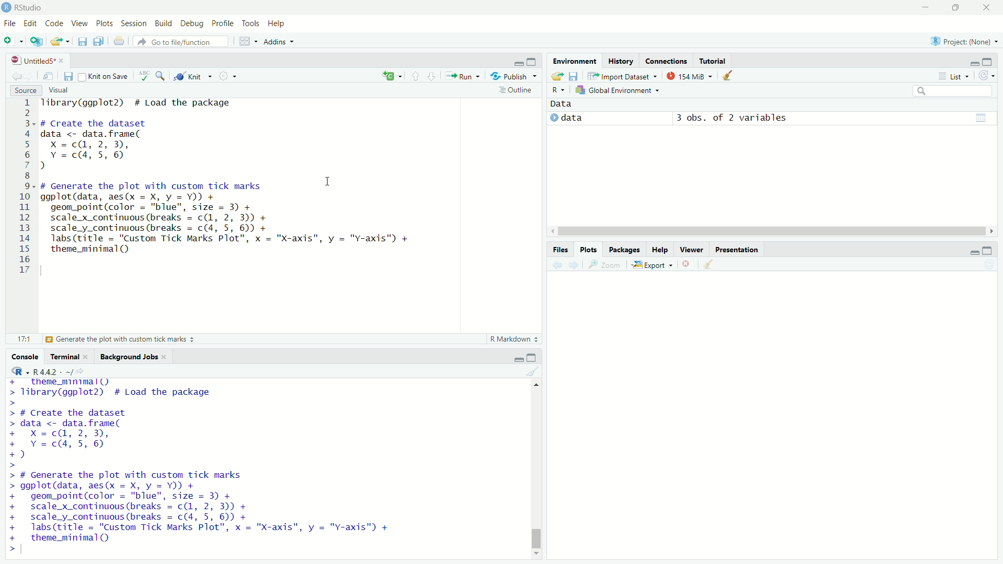  What do you see at coordinates (15, 371) in the screenshot?
I see `select language` at bounding box center [15, 371].